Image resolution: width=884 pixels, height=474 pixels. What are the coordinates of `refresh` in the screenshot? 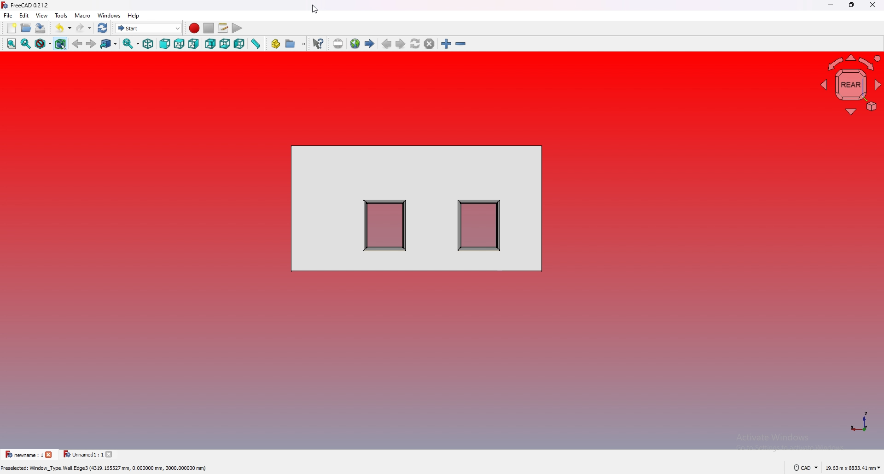 It's located at (102, 28).